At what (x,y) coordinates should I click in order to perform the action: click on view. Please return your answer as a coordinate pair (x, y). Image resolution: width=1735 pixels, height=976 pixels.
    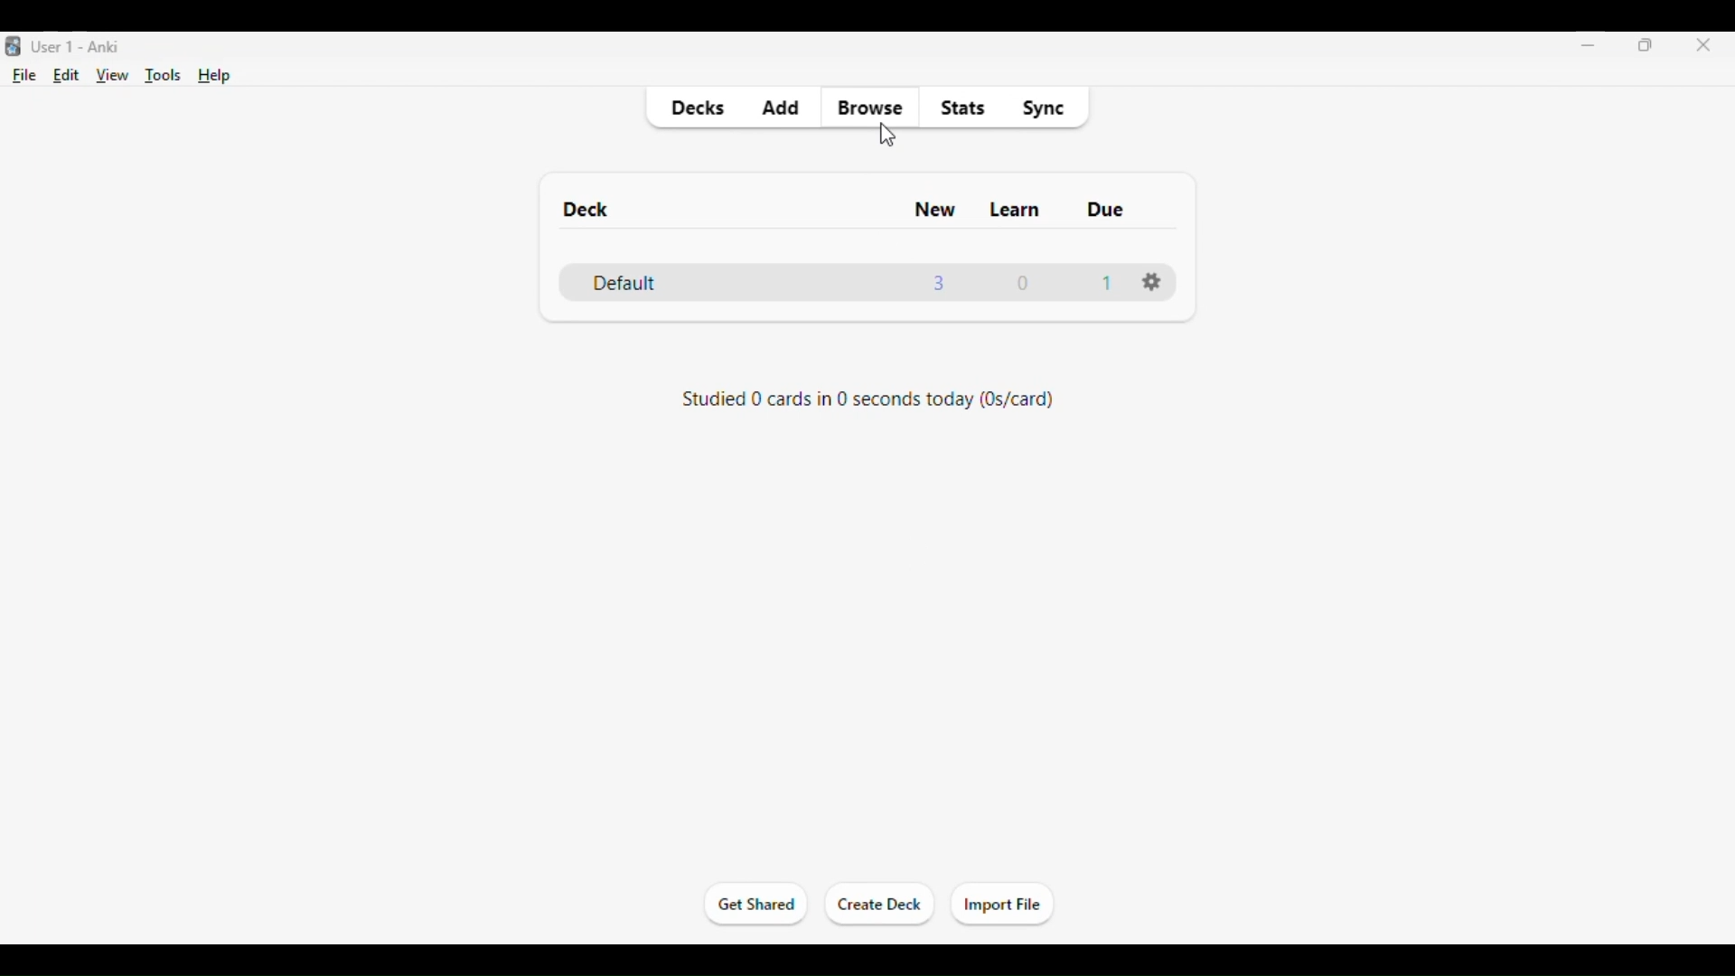
    Looking at the image, I should click on (113, 76).